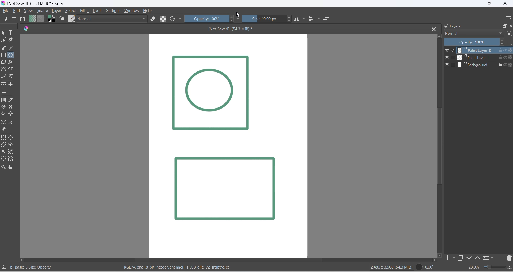  Describe the element at coordinates (71, 19) in the screenshot. I see `brush preset` at that location.